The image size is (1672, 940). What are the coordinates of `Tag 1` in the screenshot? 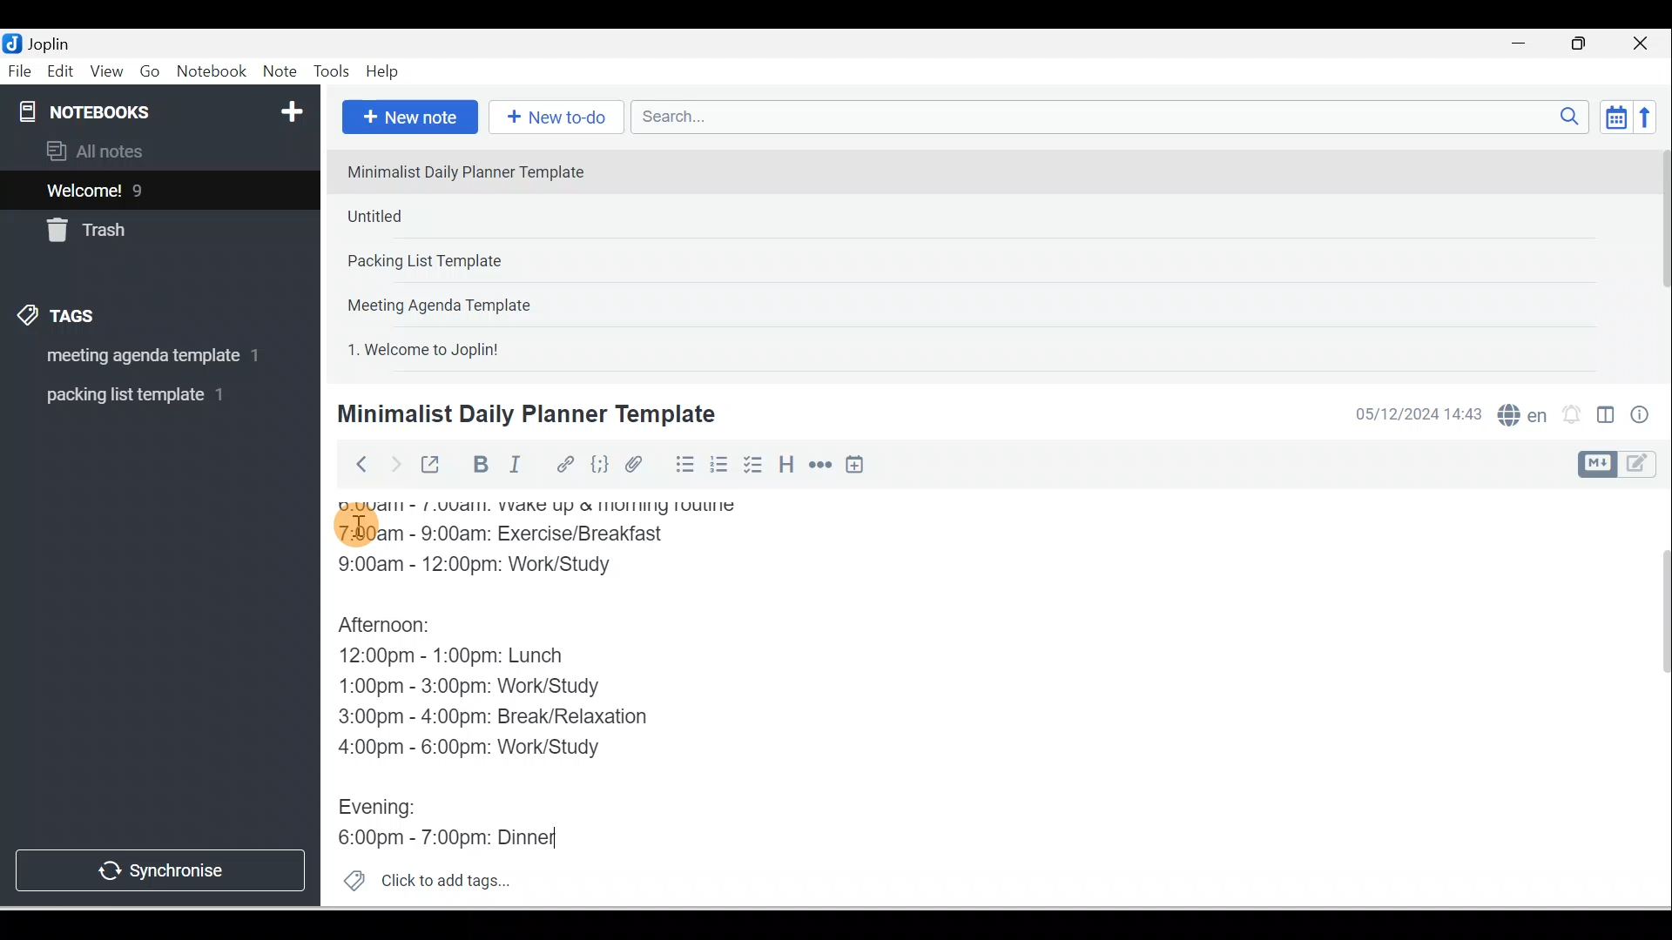 It's located at (137, 357).